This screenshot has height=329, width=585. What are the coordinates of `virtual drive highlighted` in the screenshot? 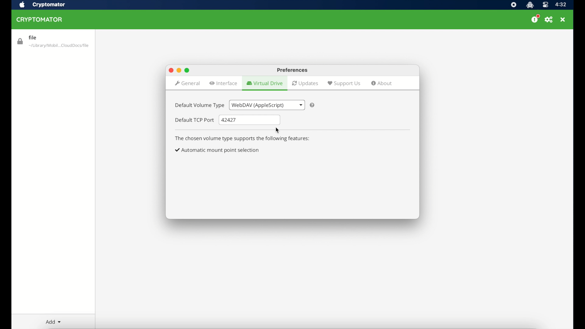 It's located at (264, 83).